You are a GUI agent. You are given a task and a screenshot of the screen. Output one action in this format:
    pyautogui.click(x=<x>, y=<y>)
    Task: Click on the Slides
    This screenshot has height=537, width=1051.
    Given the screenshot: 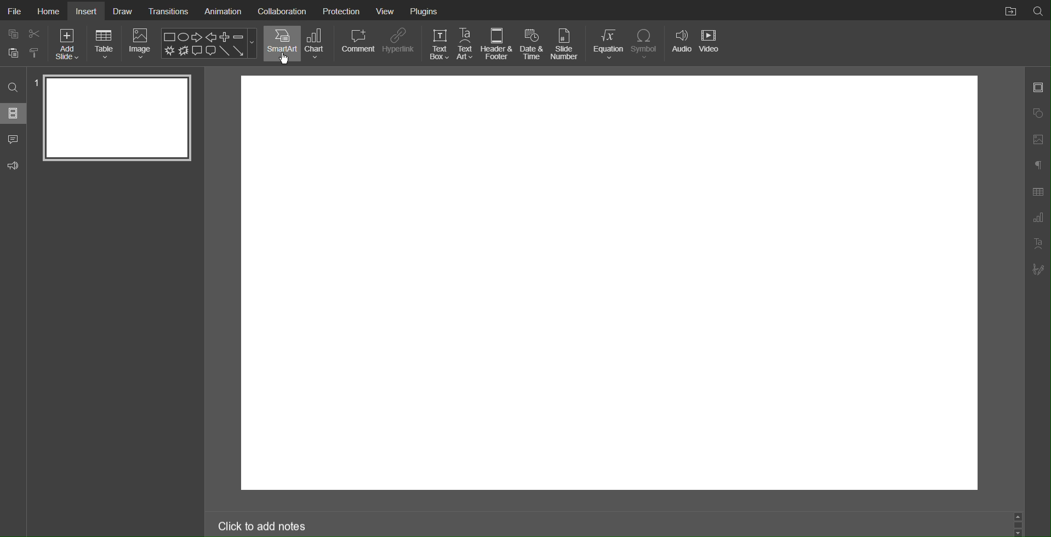 What is the action you would take?
    pyautogui.click(x=15, y=114)
    